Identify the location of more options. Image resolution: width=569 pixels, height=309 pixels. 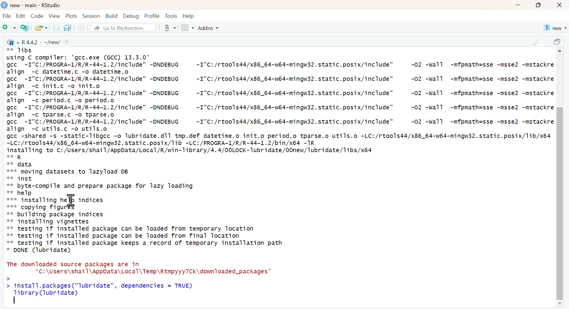
(168, 28).